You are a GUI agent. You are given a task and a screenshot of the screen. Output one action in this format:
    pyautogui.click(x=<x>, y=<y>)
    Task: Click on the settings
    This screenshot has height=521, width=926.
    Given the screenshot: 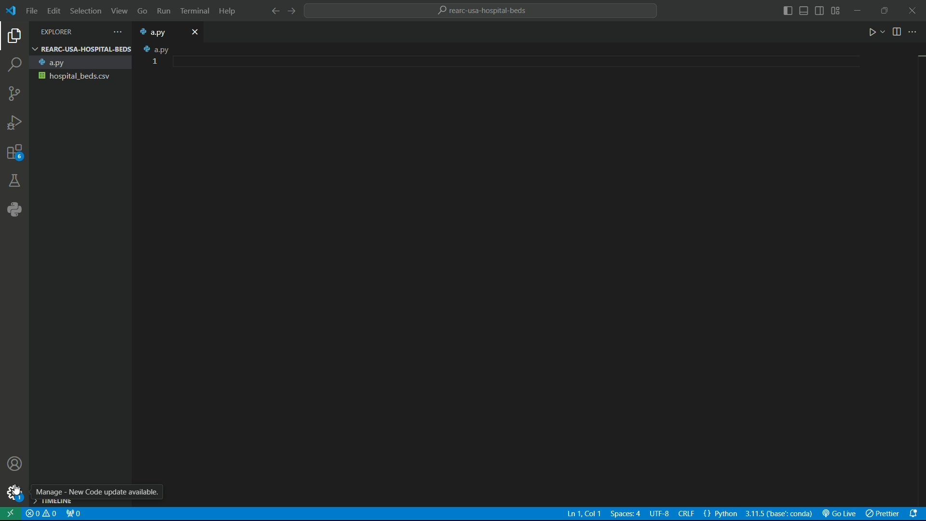 What is the action you would take?
    pyautogui.click(x=14, y=494)
    